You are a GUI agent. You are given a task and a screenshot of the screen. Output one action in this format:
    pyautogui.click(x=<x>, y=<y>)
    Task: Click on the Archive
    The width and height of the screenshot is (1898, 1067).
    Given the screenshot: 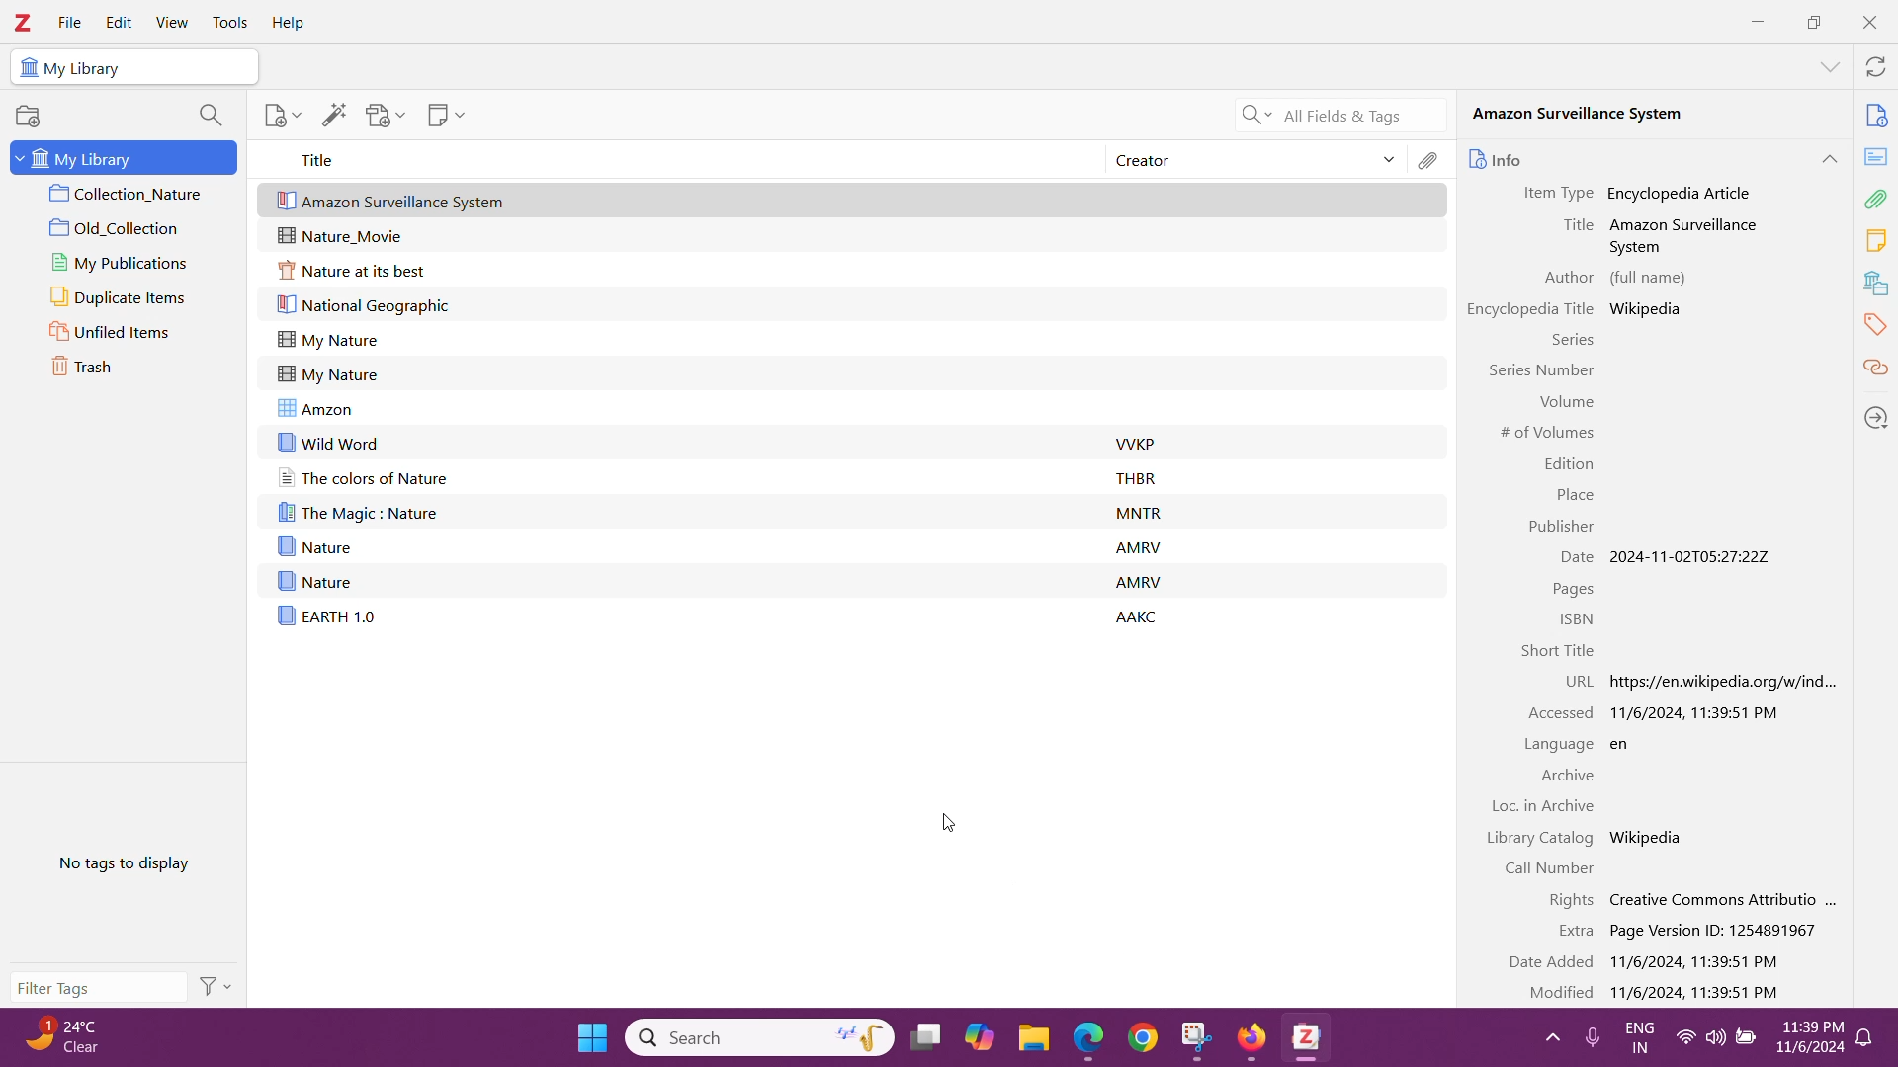 What is the action you would take?
    pyautogui.click(x=1568, y=777)
    